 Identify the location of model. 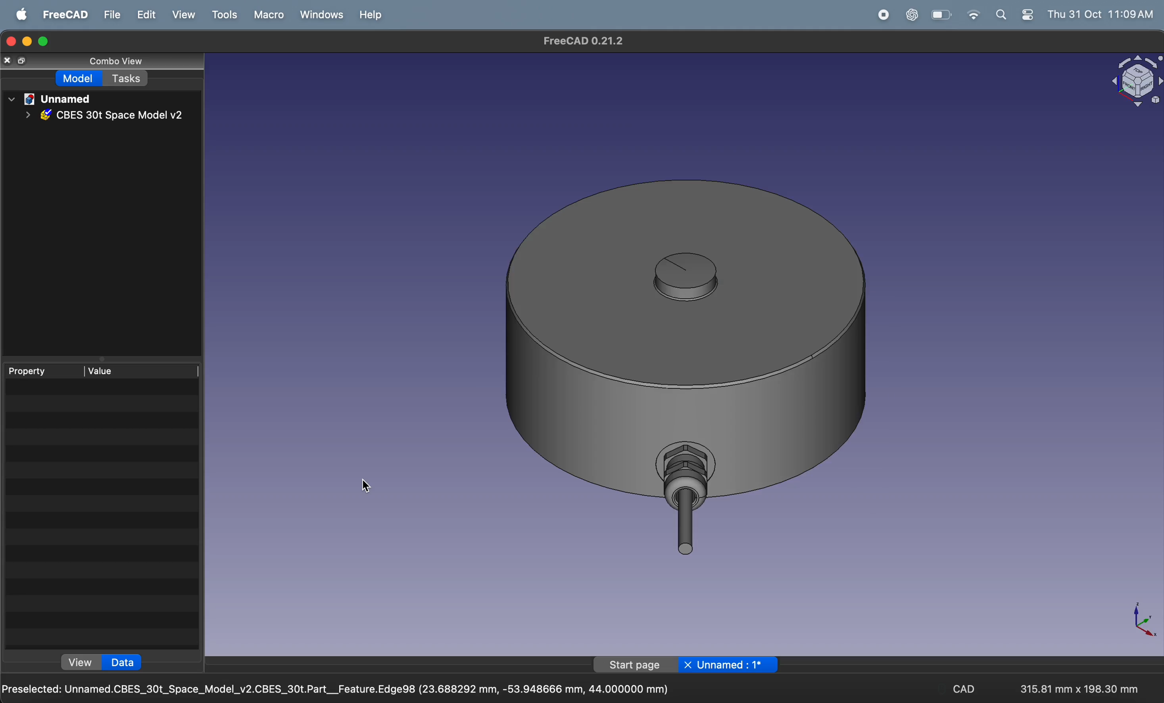
(77, 78).